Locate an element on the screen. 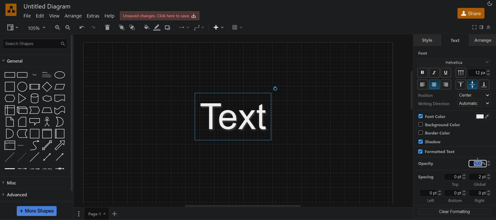 The image size is (496, 220). cube is located at coordinates (23, 110).